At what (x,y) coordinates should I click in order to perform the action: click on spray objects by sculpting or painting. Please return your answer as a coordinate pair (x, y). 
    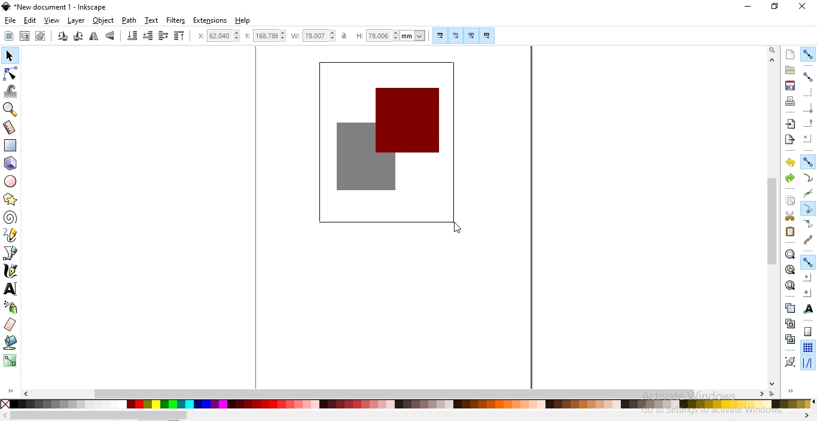
    Looking at the image, I should click on (11, 307).